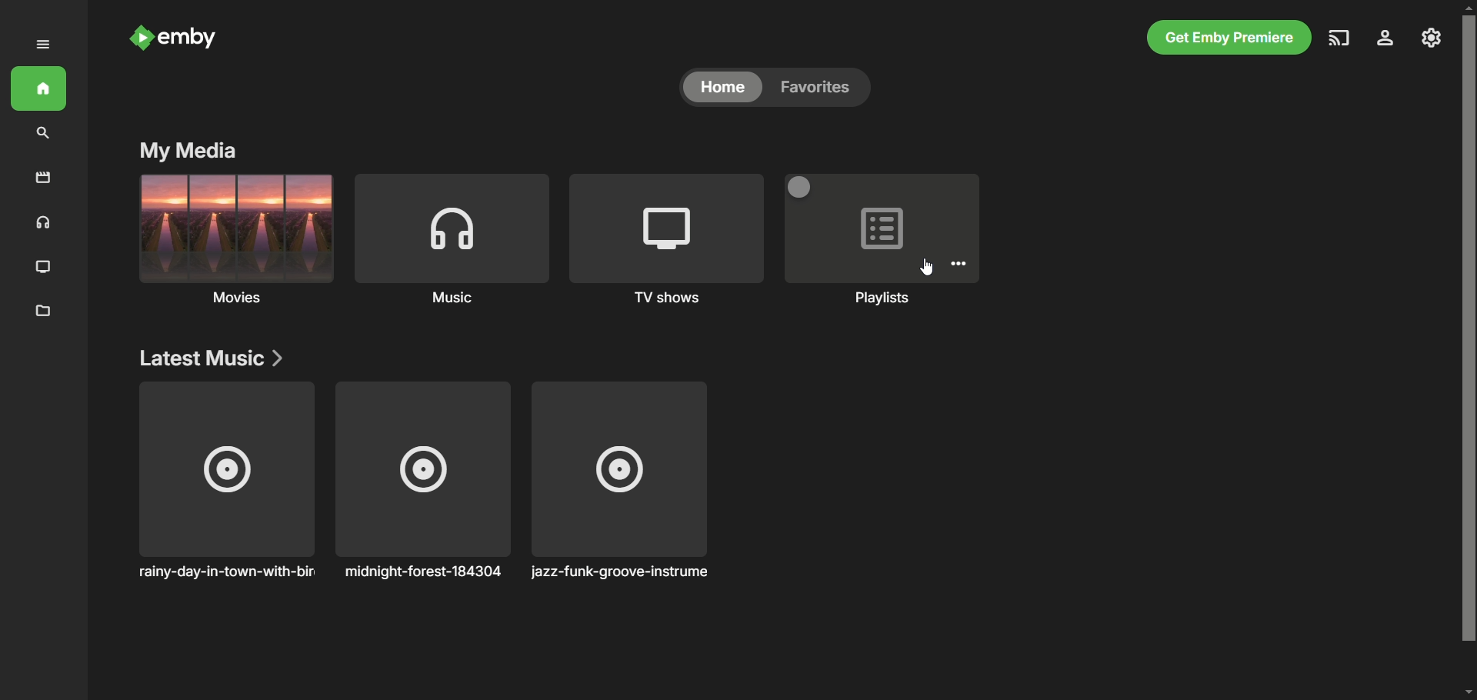 This screenshot has height=700, width=1477. What do you see at coordinates (619, 481) in the screenshot?
I see `music album` at bounding box center [619, 481].